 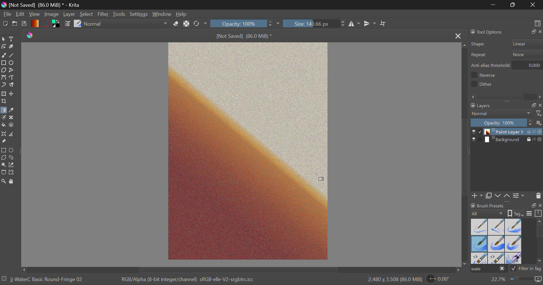 I want to click on move right, so click(x=457, y=269).